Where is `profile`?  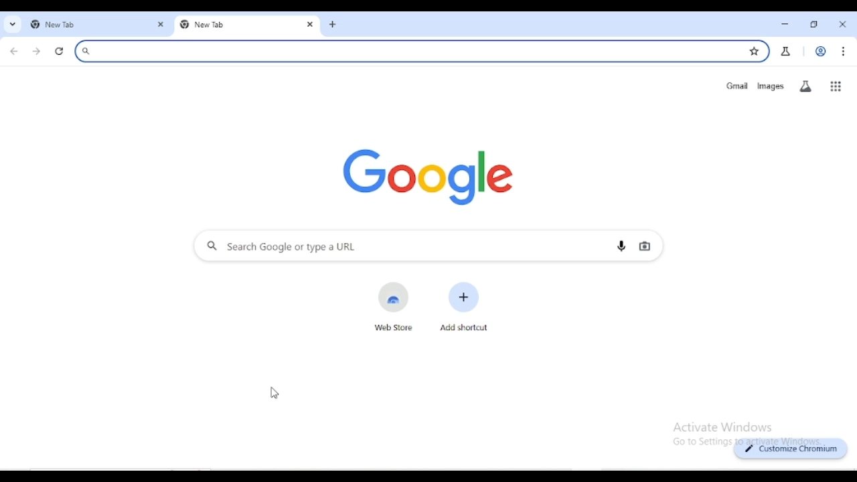 profile is located at coordinates (820, 51).